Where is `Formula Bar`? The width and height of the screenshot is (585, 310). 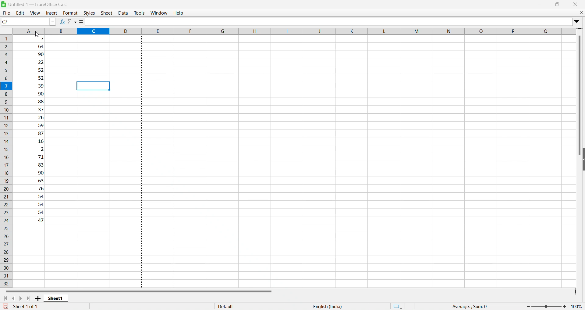
Formula Bar is located at coordinates (328, 21).